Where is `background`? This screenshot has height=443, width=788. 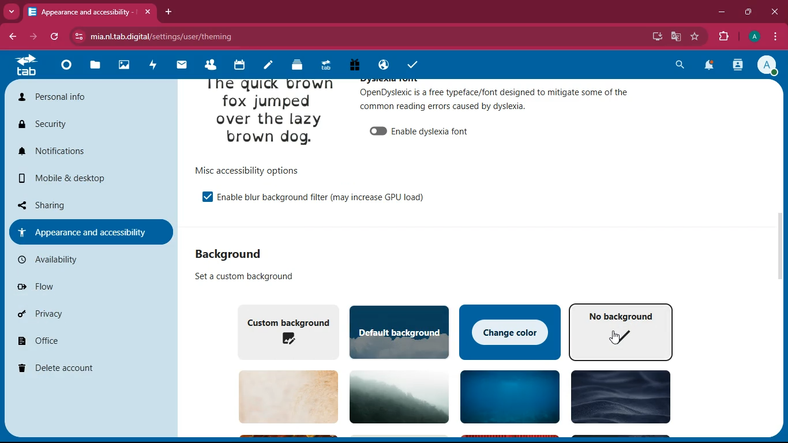
background is located at coordinates (282, 397).